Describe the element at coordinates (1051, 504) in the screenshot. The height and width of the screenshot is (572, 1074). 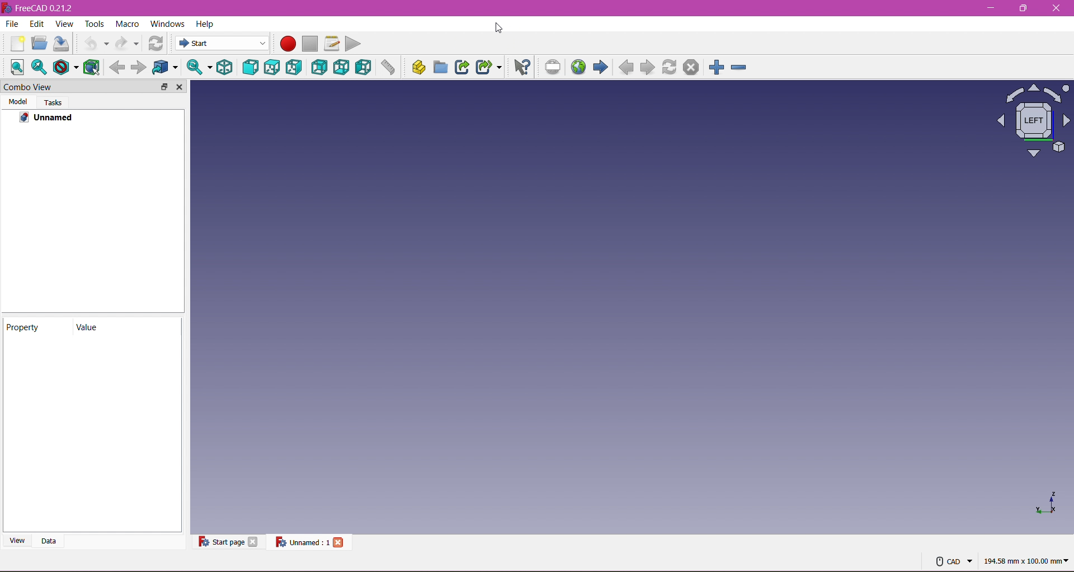
I see `Axis` at that location.